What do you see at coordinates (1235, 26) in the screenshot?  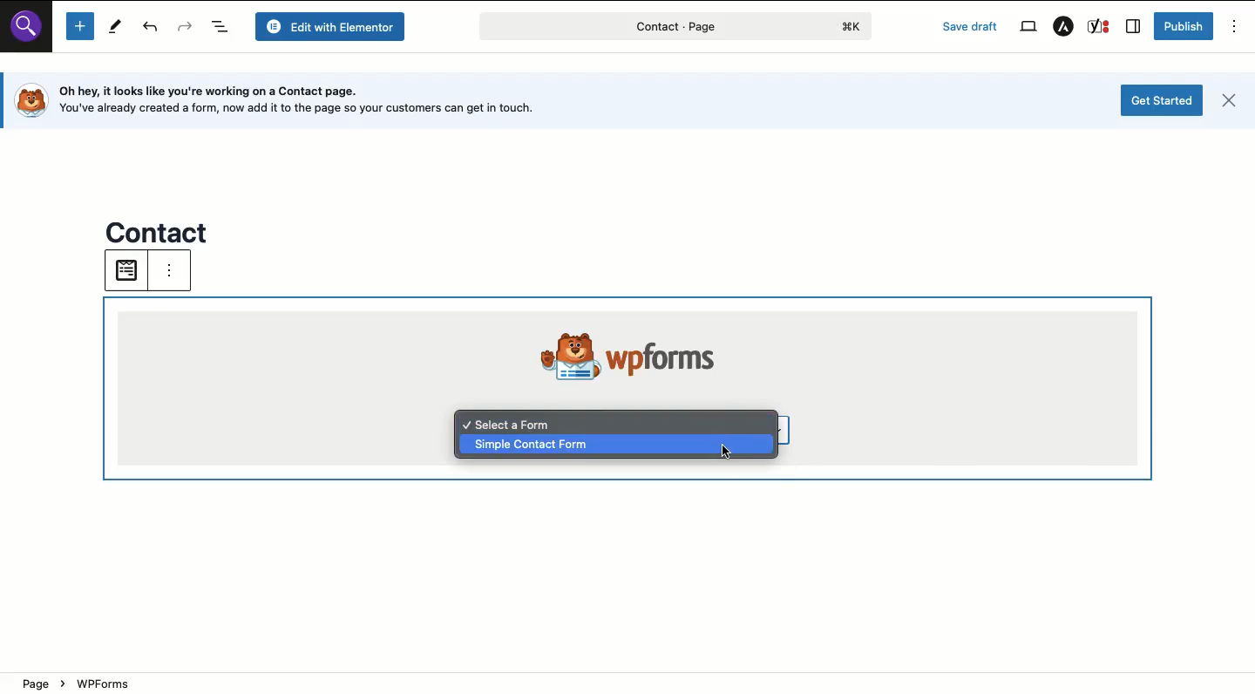 I see `Options` at bounding box center [1235, 26].